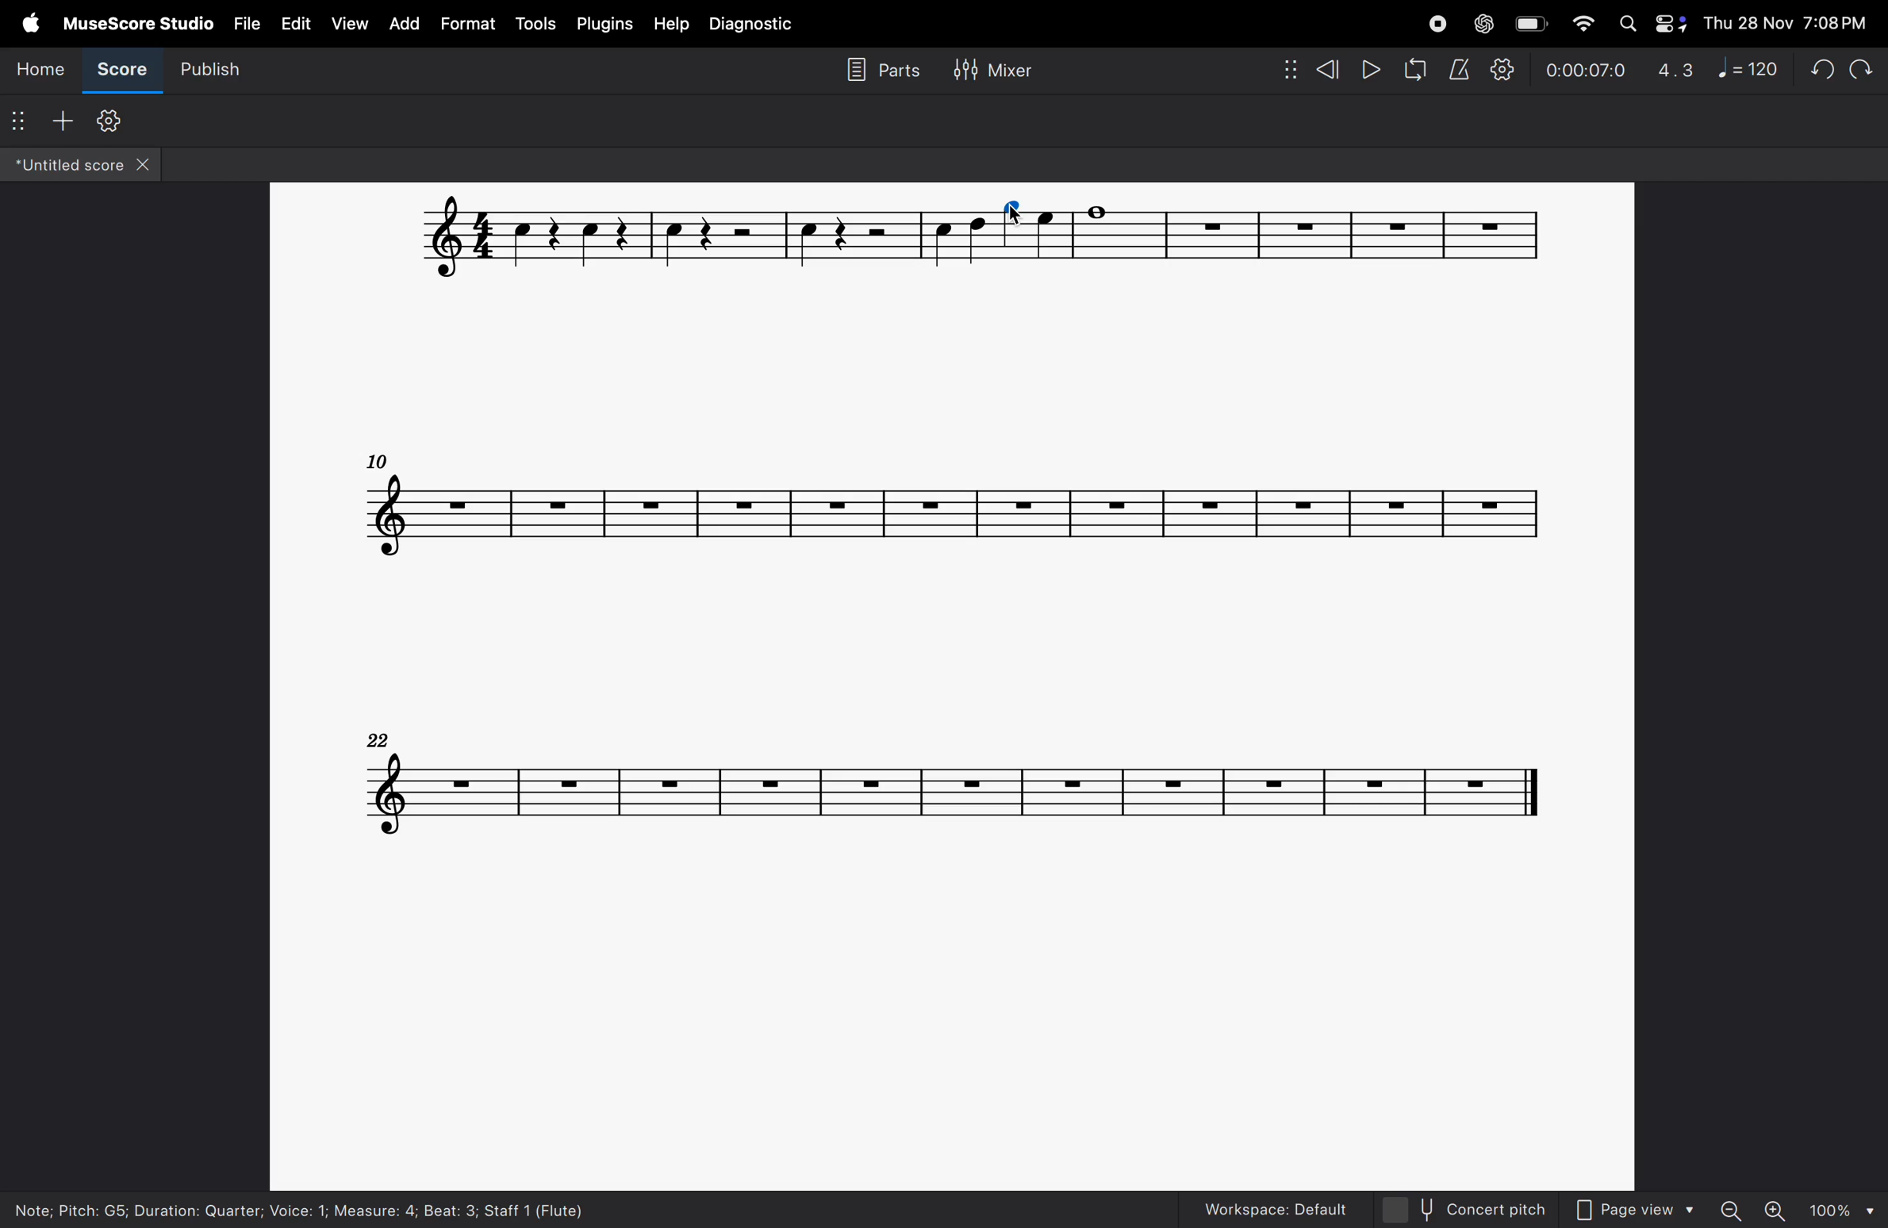  Describe the element at coordinates (1752, 1209) in the screenshot. I see `zoom in zoom out` at that location.